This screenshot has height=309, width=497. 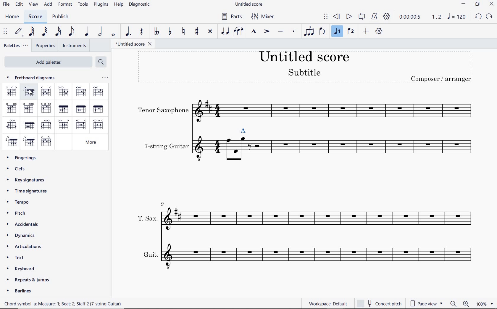 I want to click on TEMPO, so click(x=21, y=203).